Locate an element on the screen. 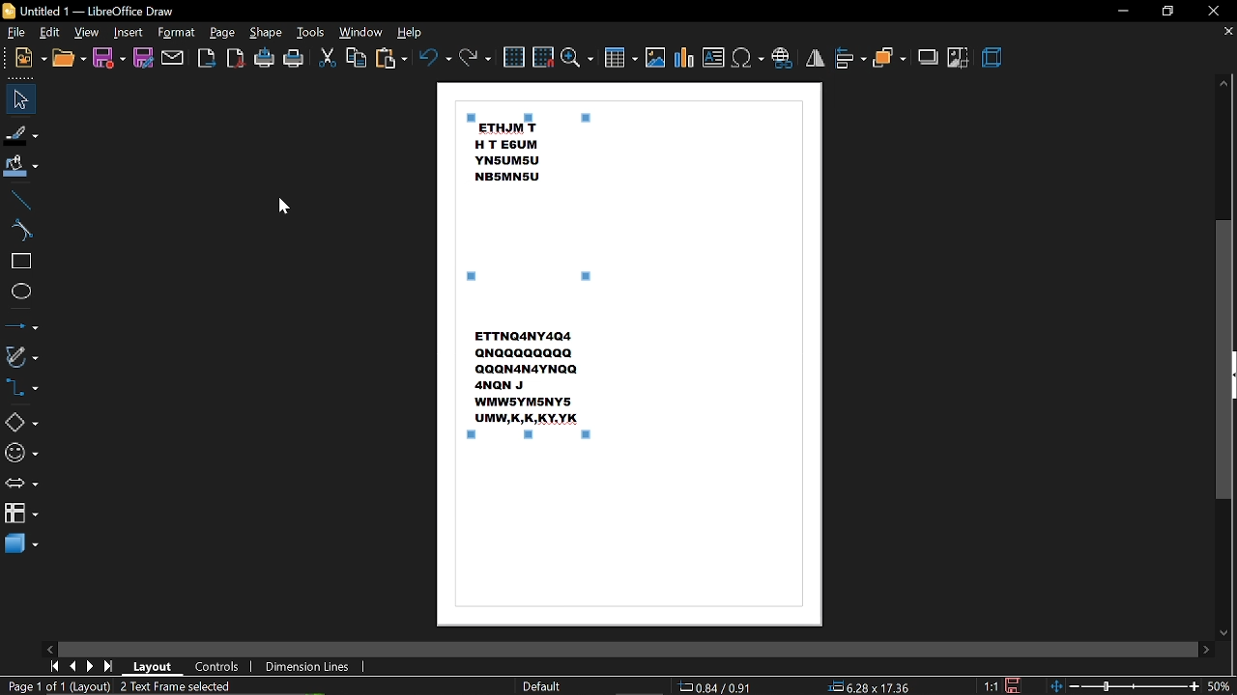 The height and width of the screenshot is (695, 1237). Untitled 1 -  LibreOffice Draw is located at coordinates (89, 10).